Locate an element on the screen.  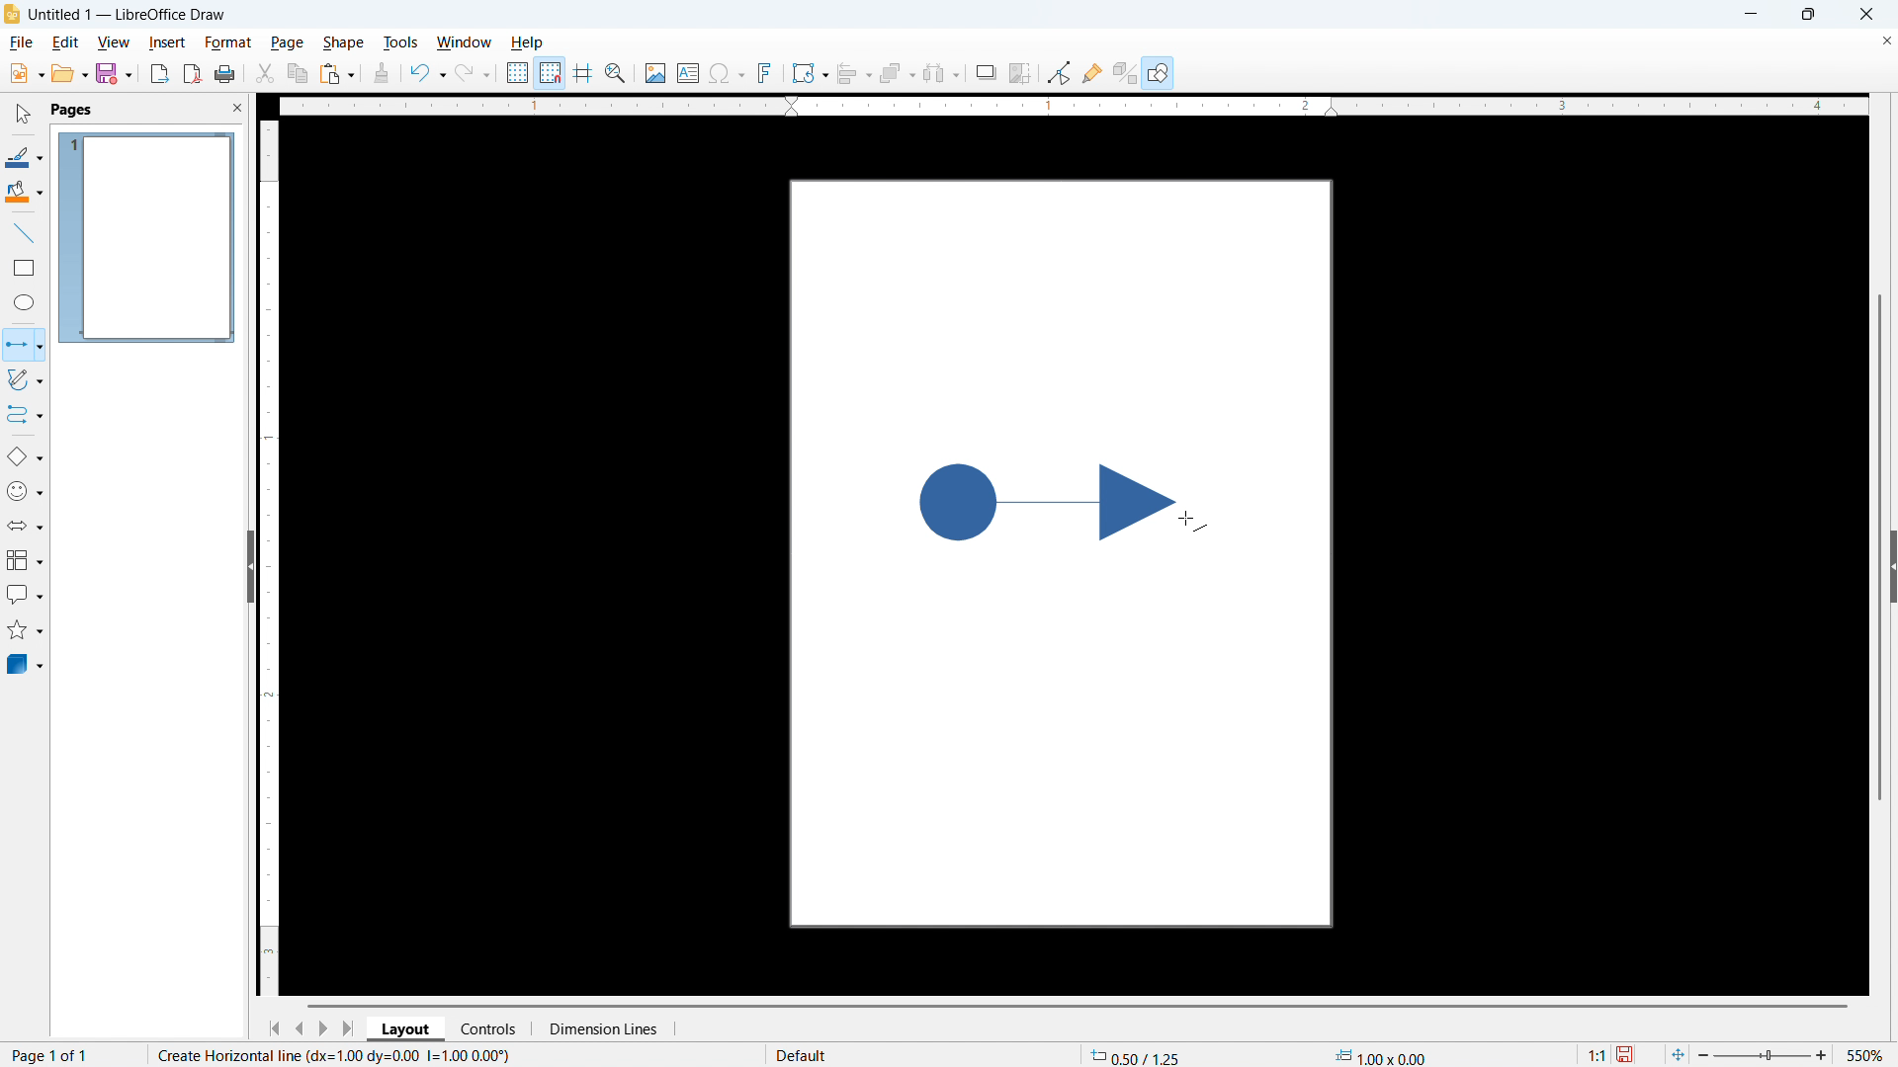
align  is located at coordinates (855, 74).